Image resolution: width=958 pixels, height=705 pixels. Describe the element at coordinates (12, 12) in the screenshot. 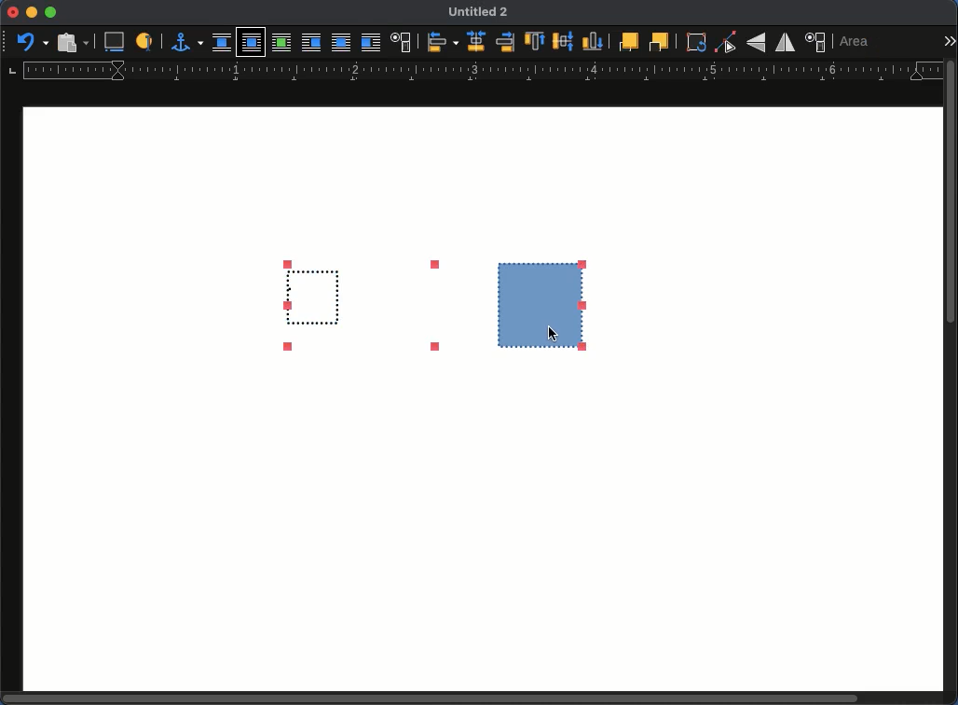

I see `close` at that location.